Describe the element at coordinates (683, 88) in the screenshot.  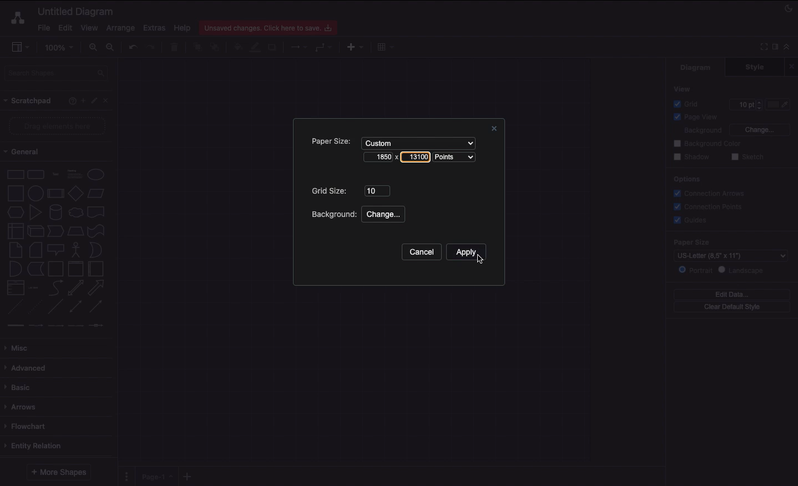
I see `View` at that location.